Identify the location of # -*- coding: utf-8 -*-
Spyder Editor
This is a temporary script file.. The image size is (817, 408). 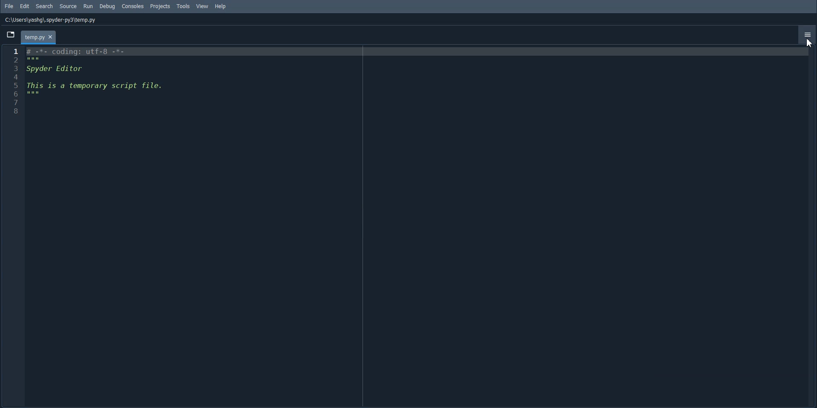
(96, 72).